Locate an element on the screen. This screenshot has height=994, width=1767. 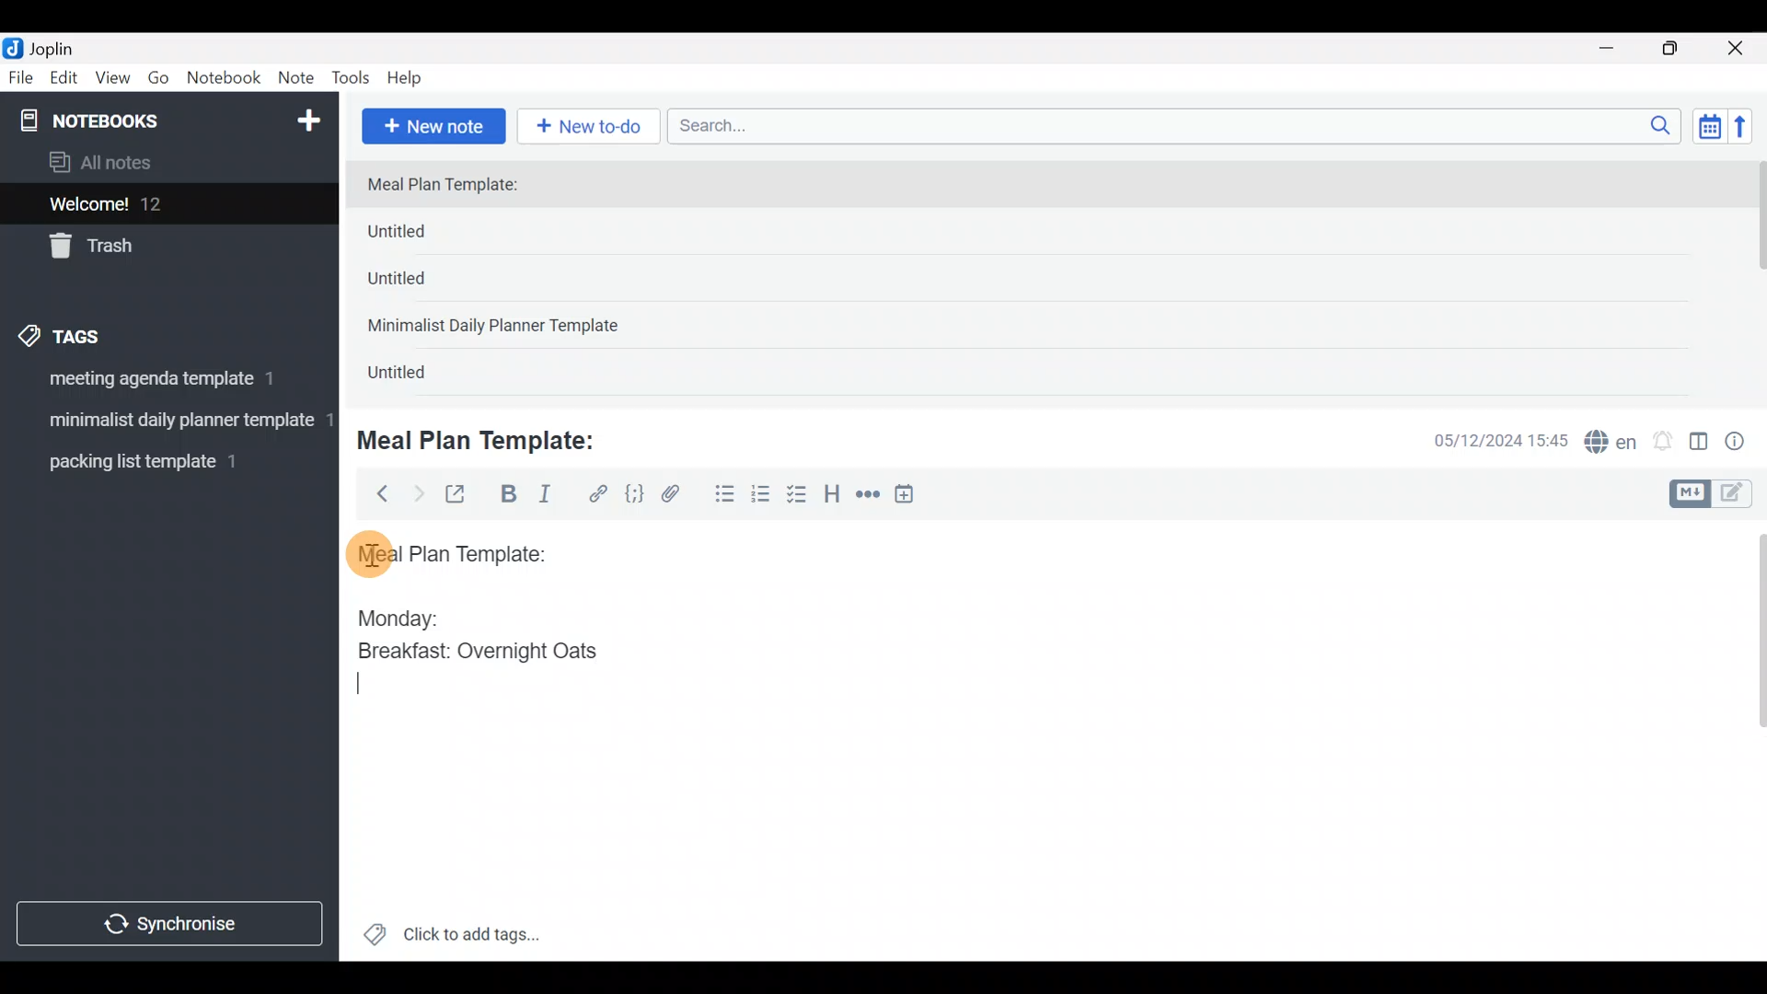
Bold is located at coordinates (507, 496).